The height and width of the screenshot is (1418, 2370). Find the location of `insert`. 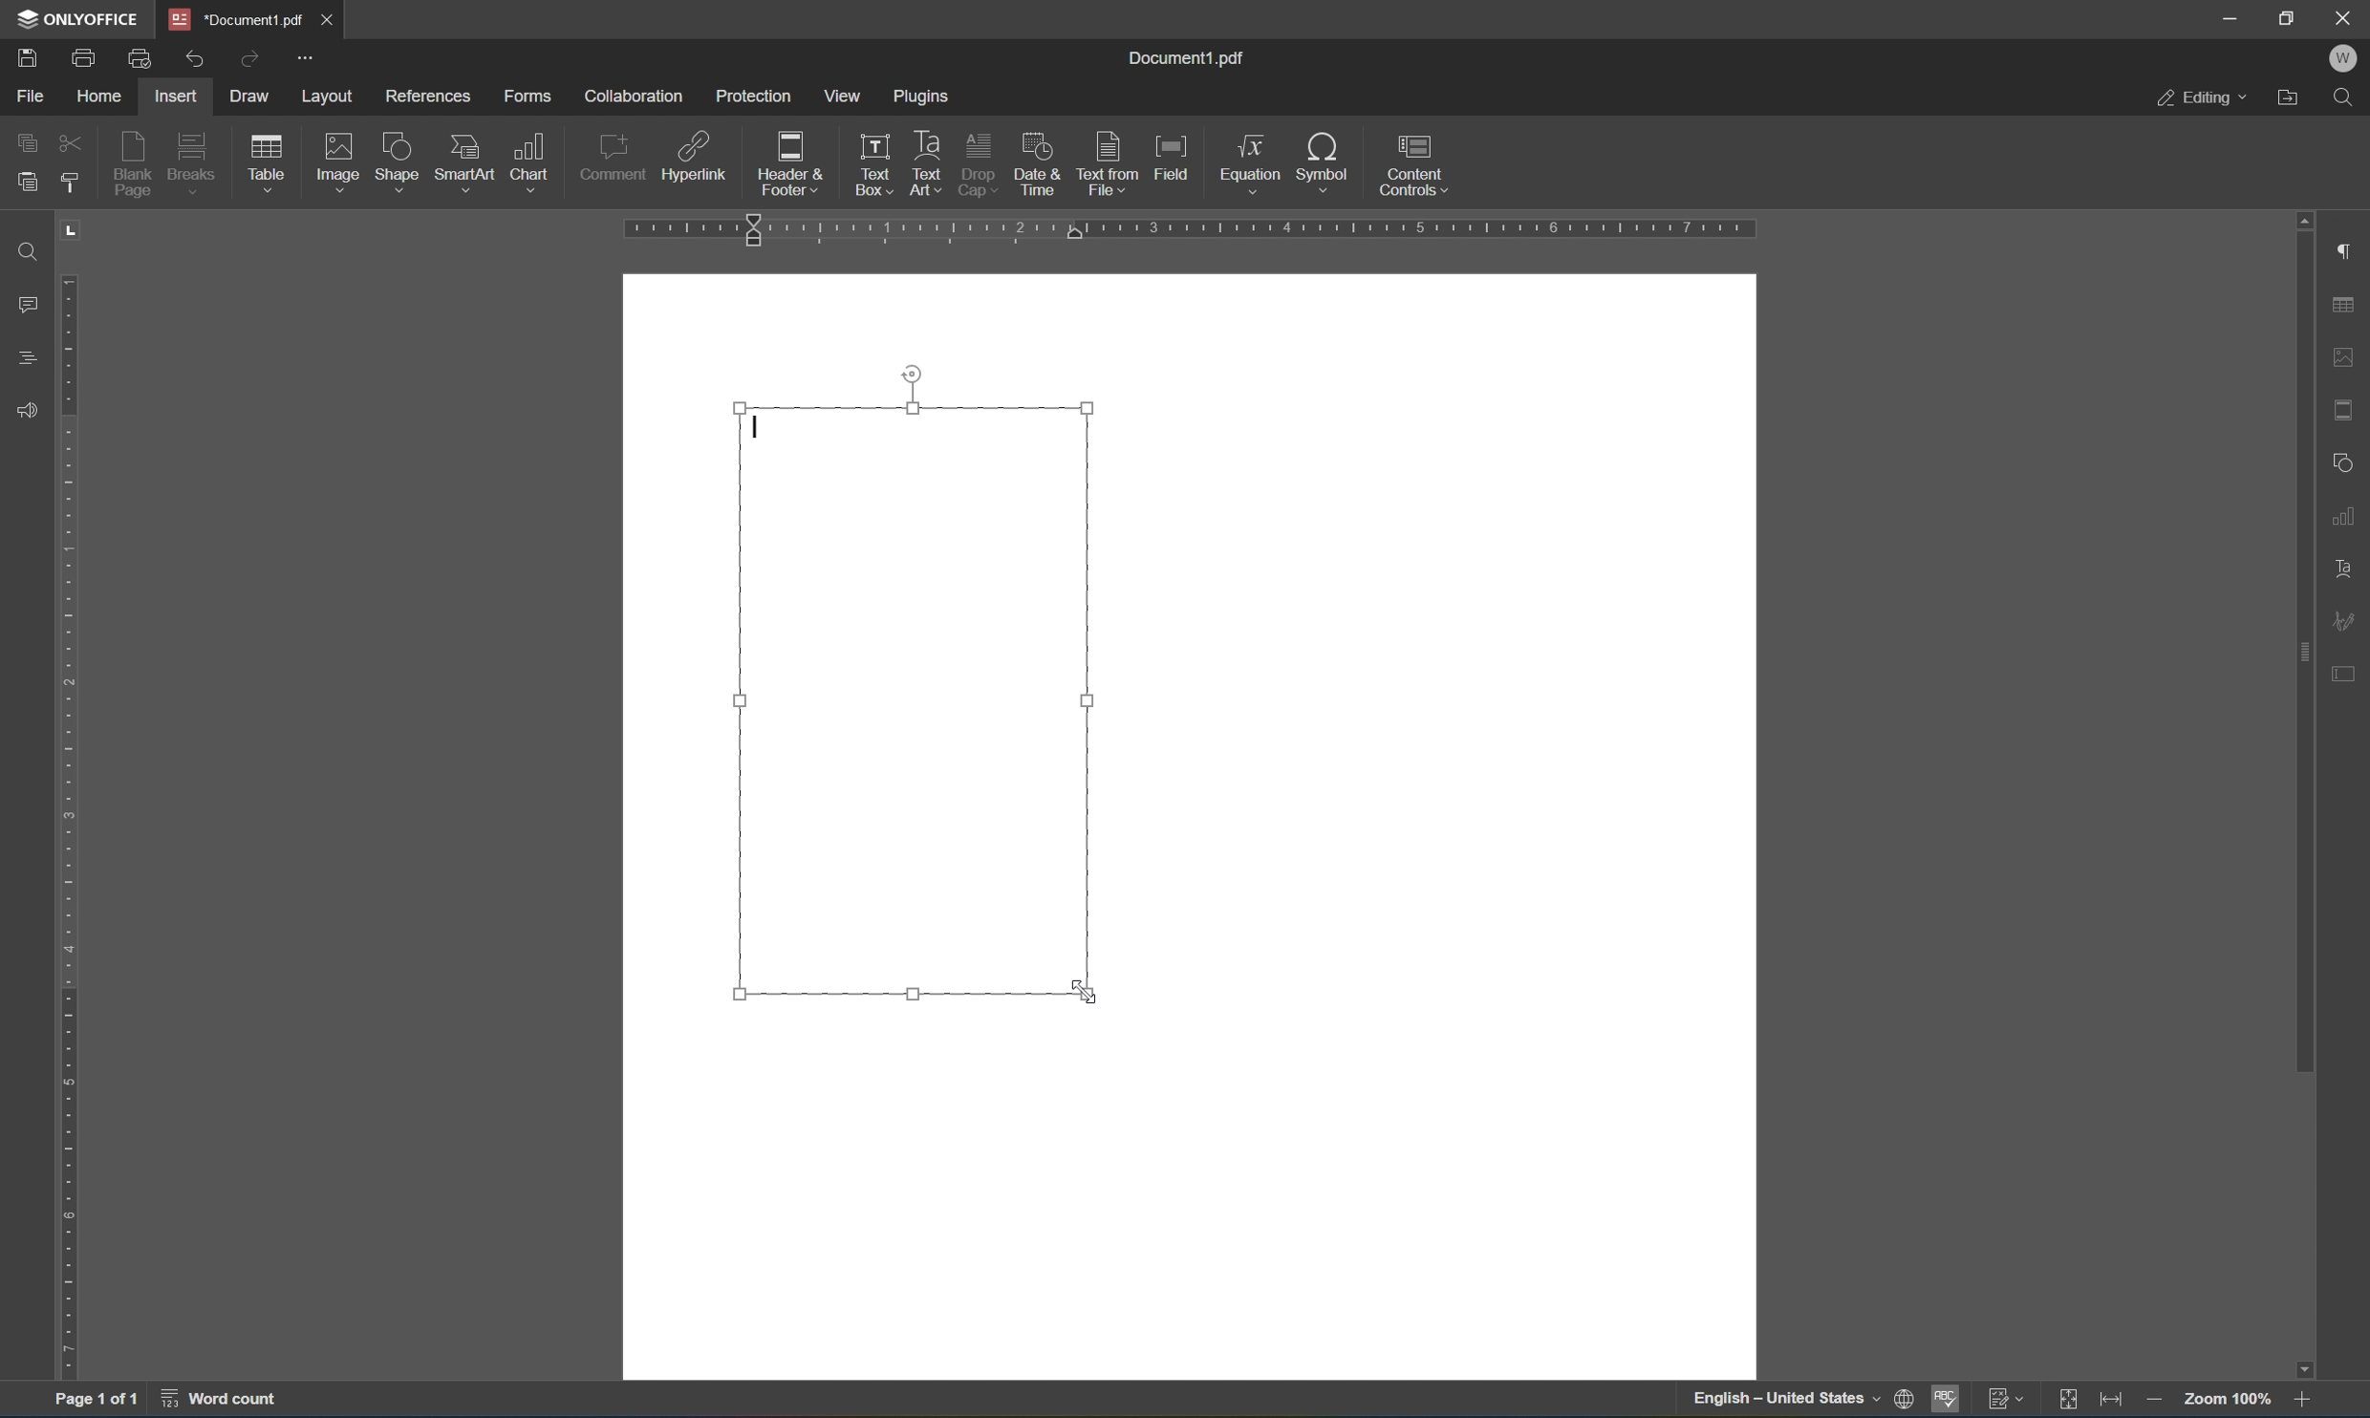

insert is located at coordinates (174, 97).